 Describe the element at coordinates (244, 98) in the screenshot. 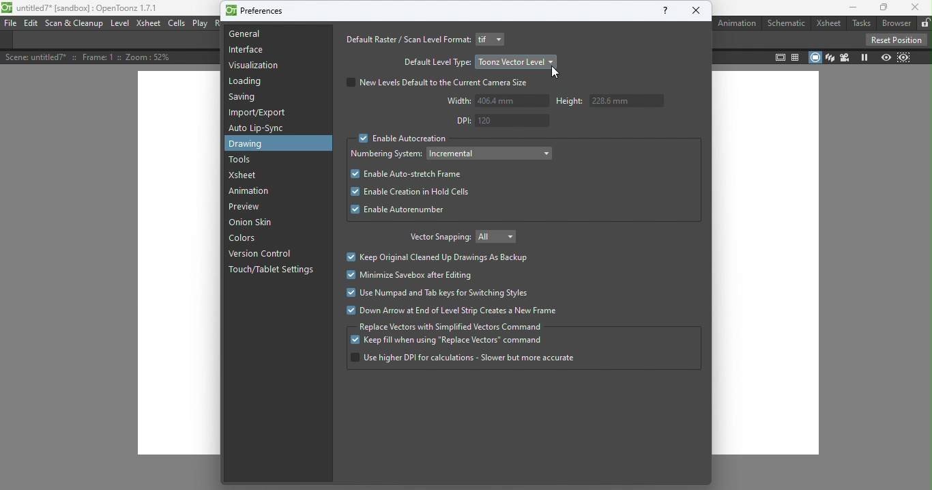

I see `Saving` at that location.